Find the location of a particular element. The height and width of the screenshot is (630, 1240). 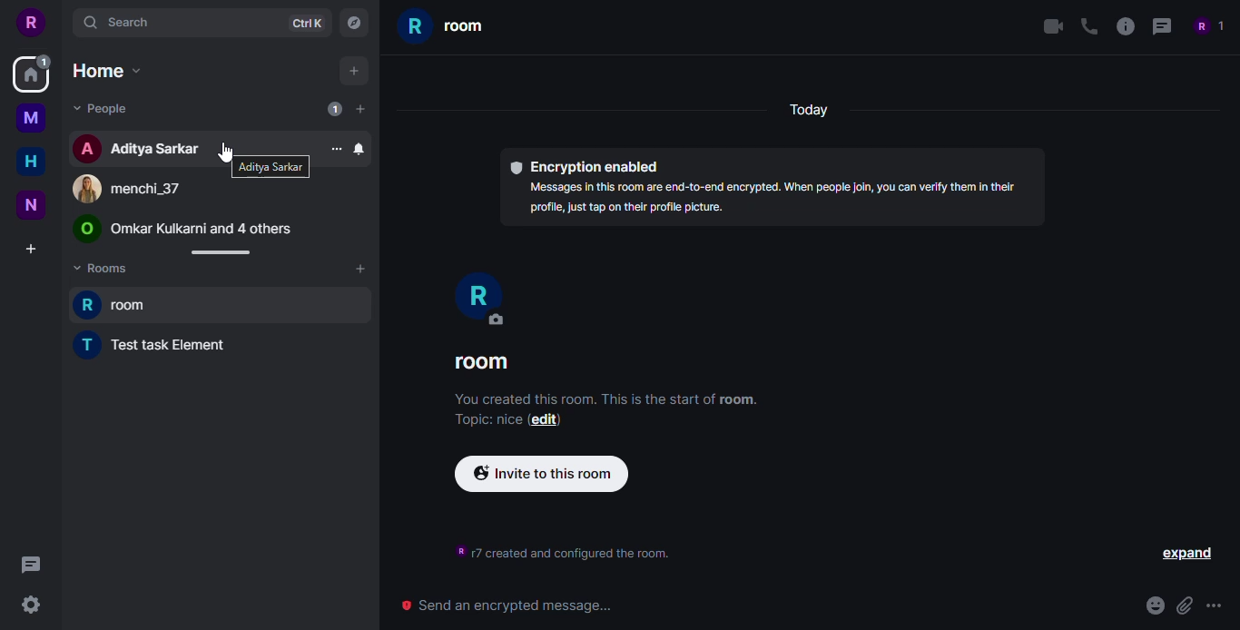

edit is located at coordinates (546, 420).